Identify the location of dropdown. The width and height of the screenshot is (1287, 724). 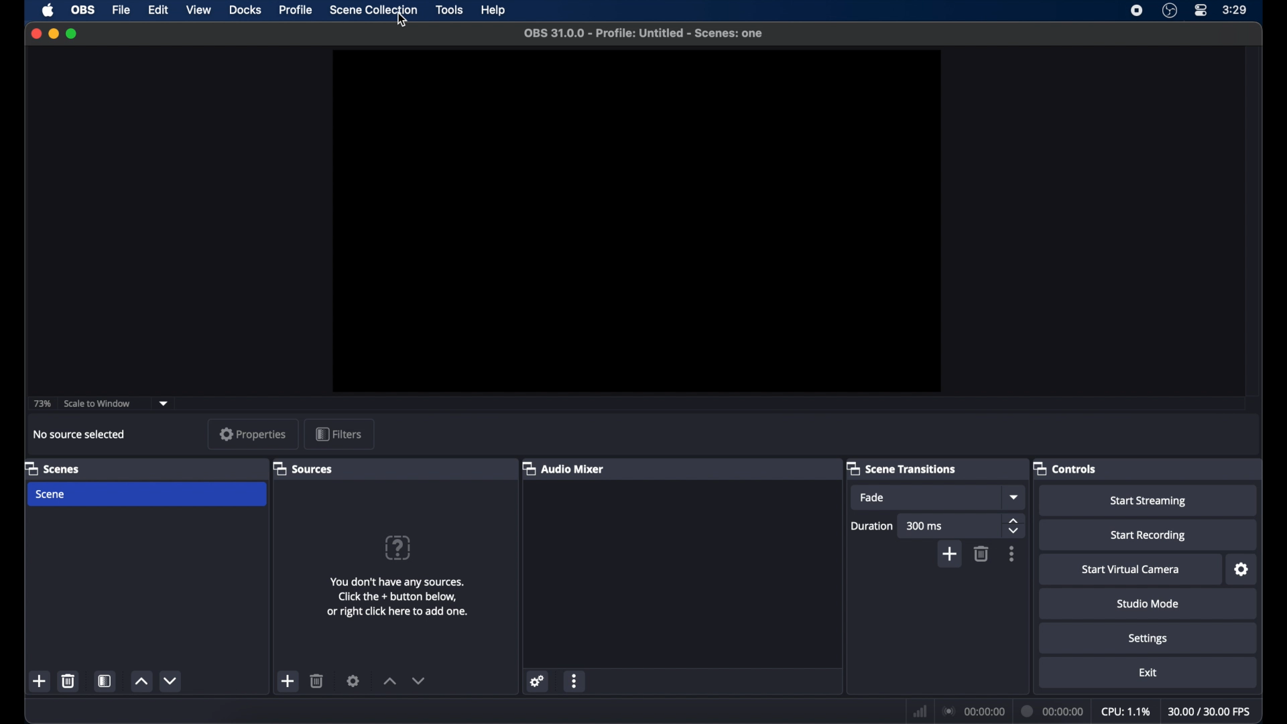
(164, 402).